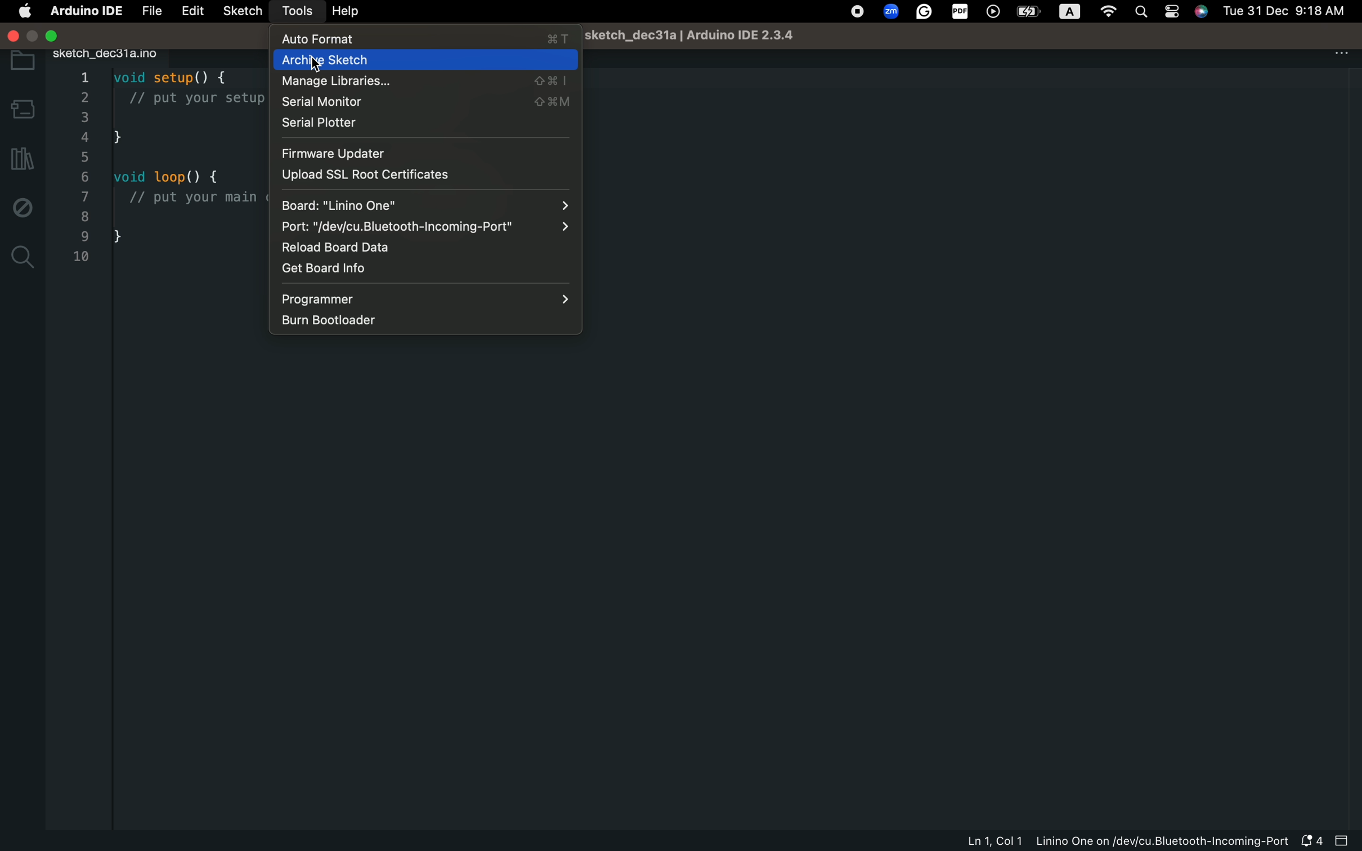 This screenshot has height=851, width=1362. What do you see at coordinates (238, 11) in the screenshot?
I see `sketch` at bounding box center [238, 11].